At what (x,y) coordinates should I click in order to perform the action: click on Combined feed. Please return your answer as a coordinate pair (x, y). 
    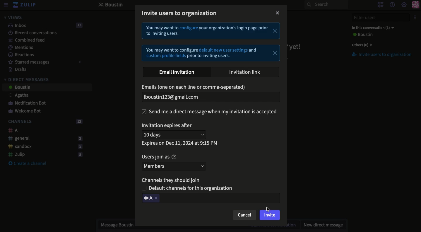
    Looking at the image, I should click on (23, 40).